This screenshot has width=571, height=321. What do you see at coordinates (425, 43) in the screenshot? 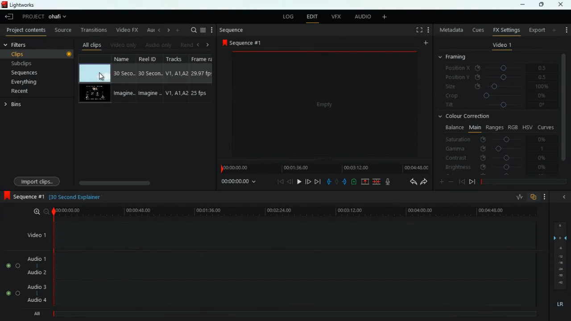
I see `add` at bounding box center [425, 43].